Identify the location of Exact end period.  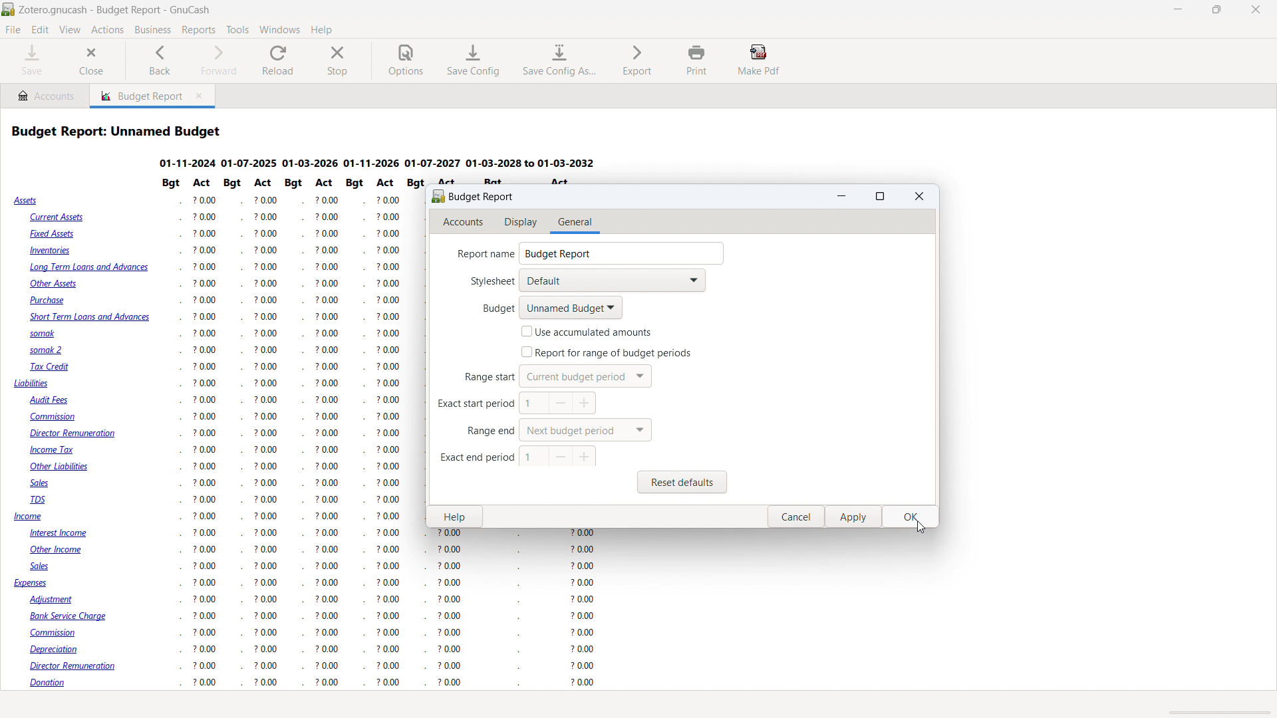
(474, 457).